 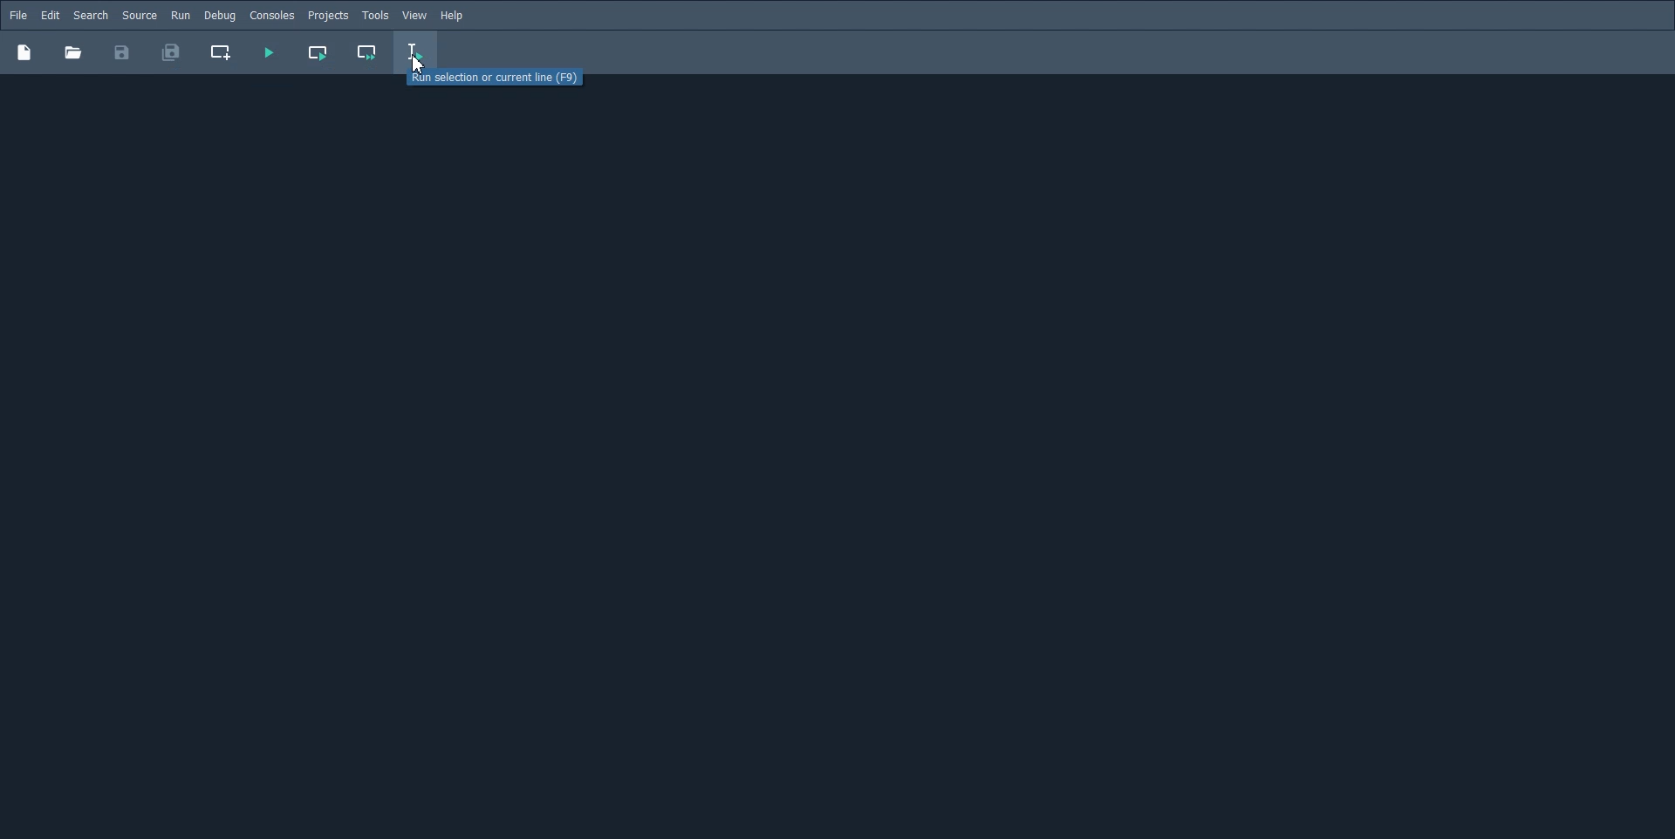 I want to click on Run File, so click(x=268, y=52).